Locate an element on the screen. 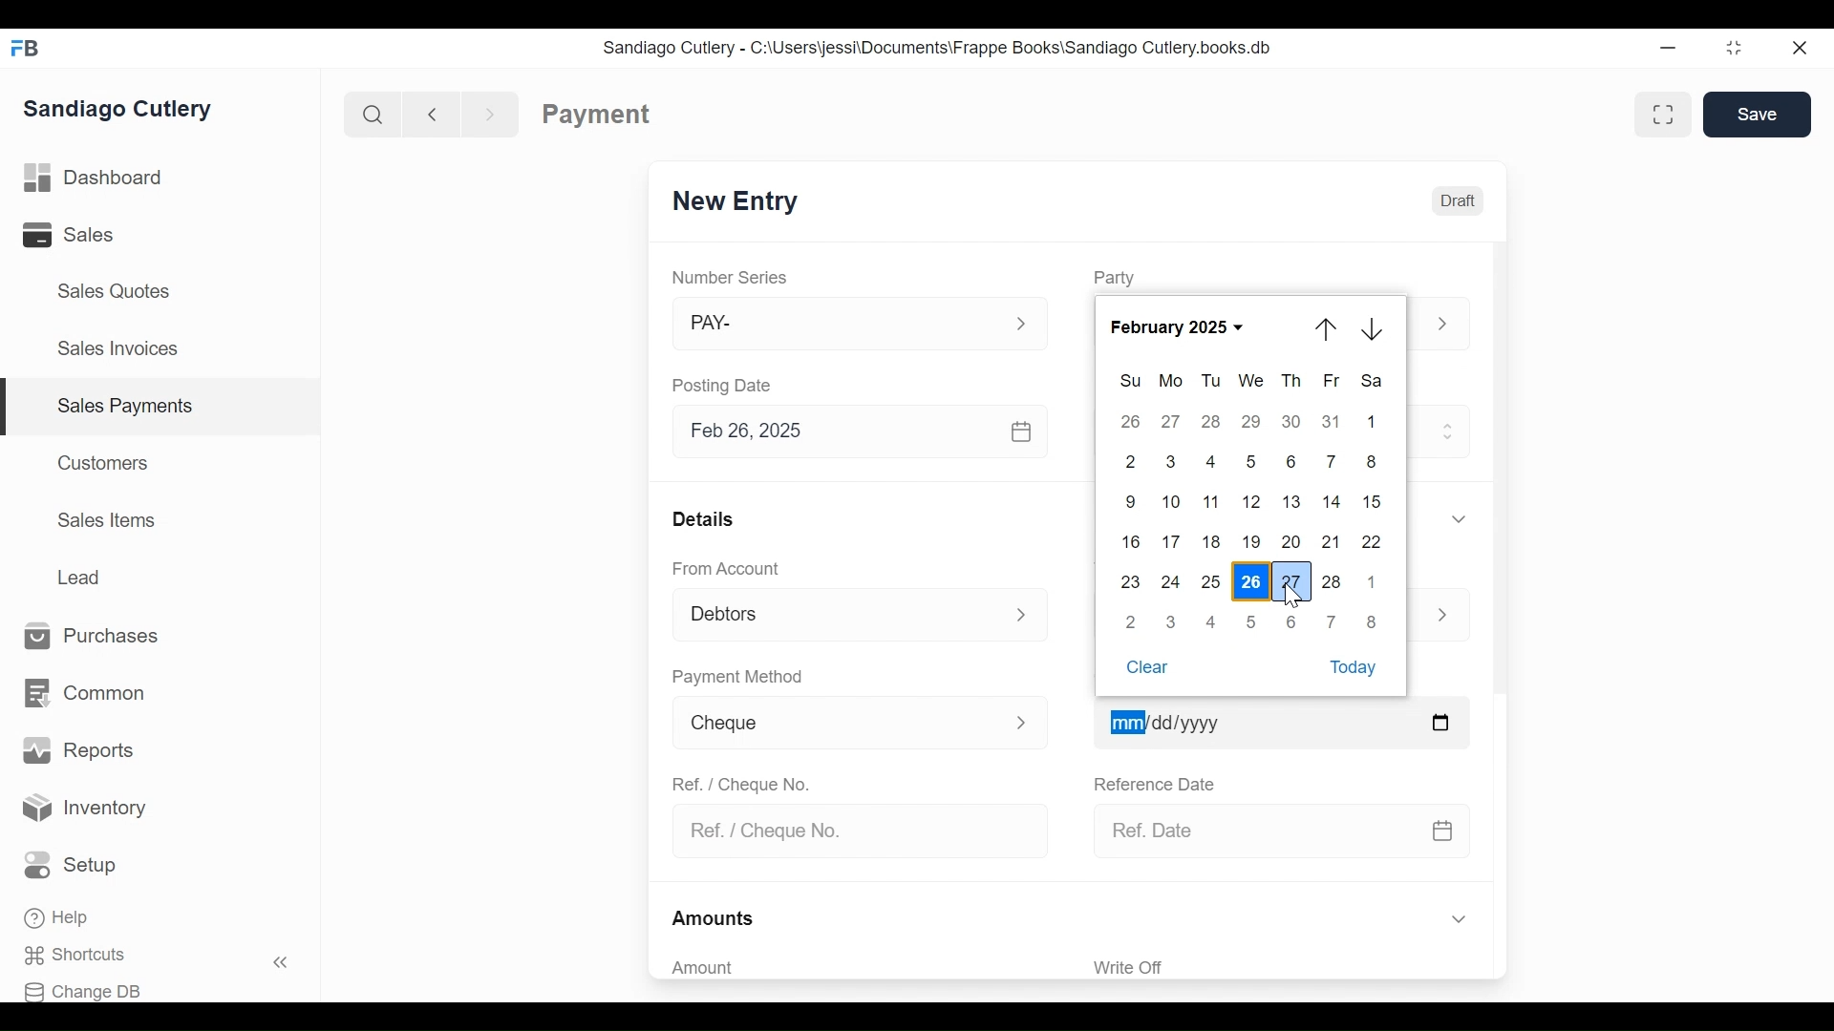  Today is located at coordinates (1358, 667).